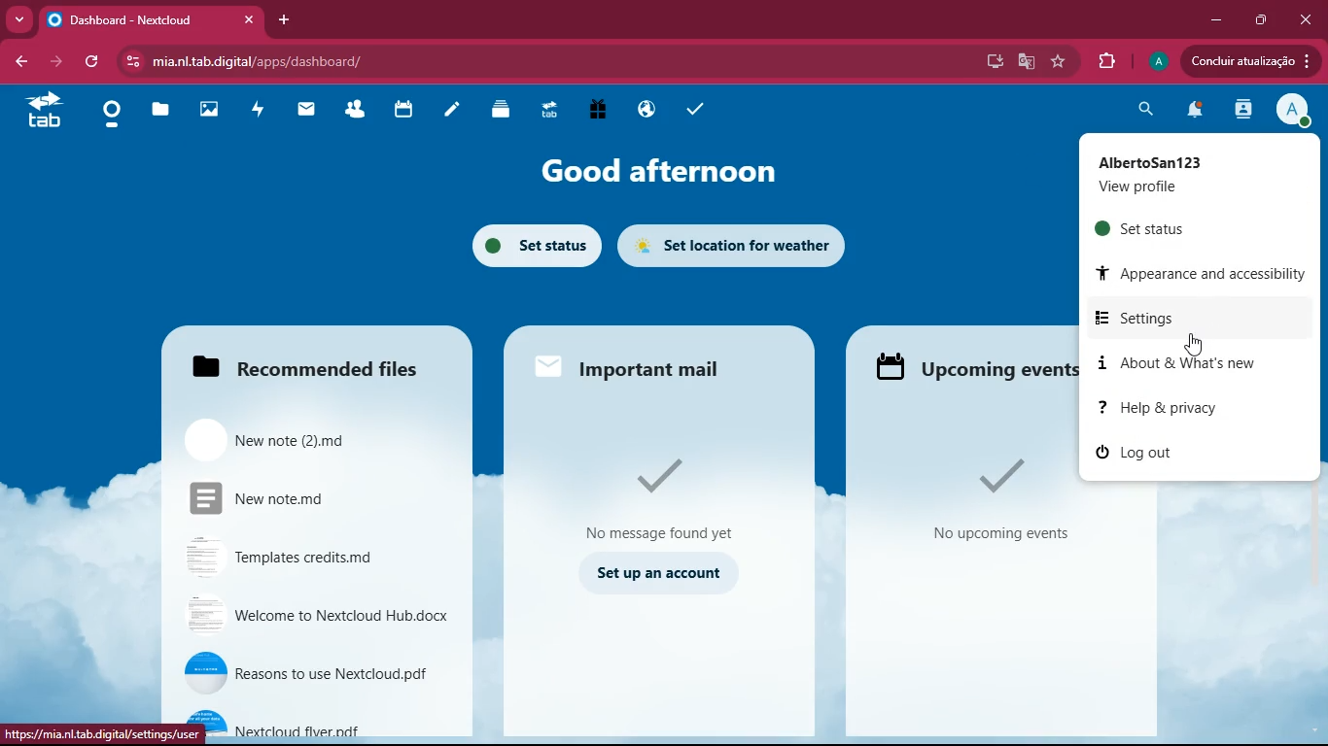 The height and width of the screenshot is (746, 1328). I want to click on about & what's new, so click(1206, 364).